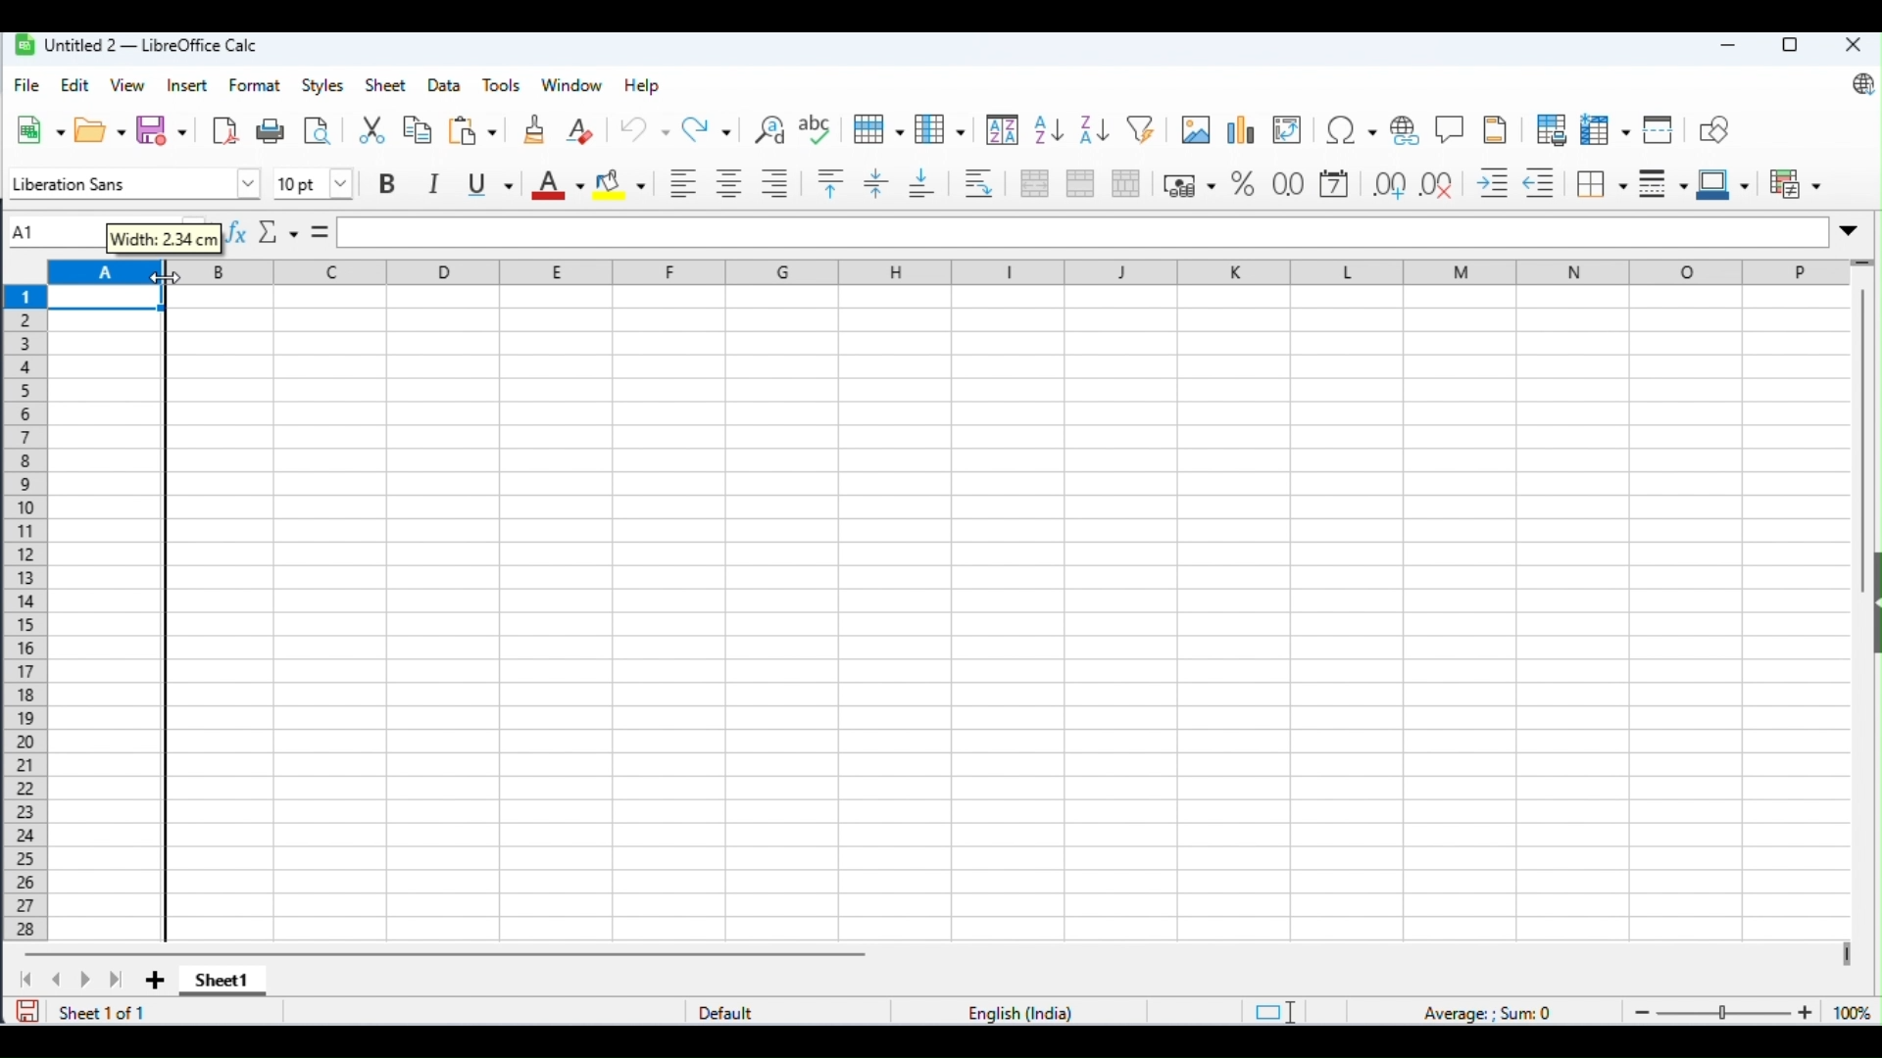 The image size is (1882, 1058). I want to click on cut, so click(371, 129).